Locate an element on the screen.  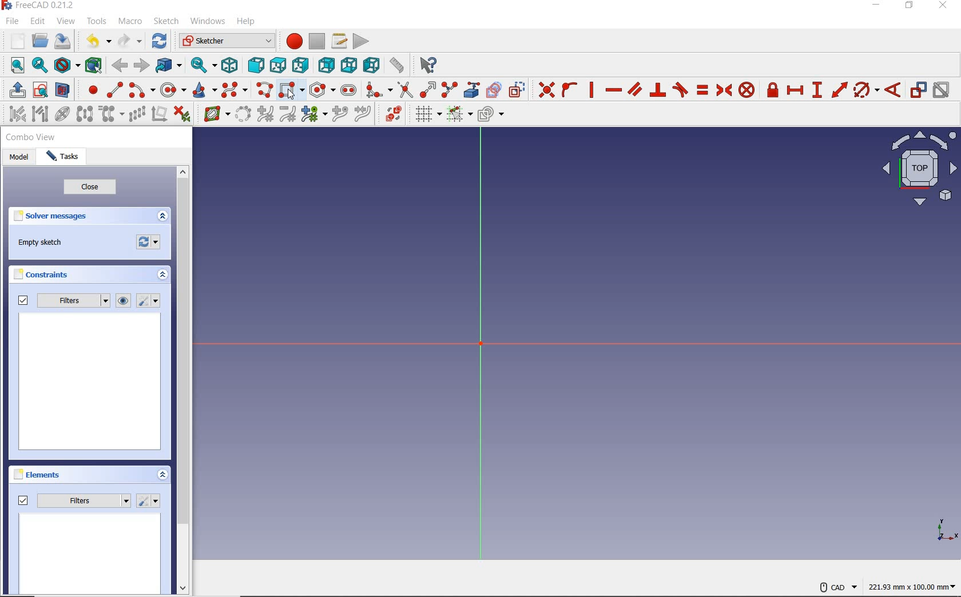
preview is located at coordinates (91, 383).